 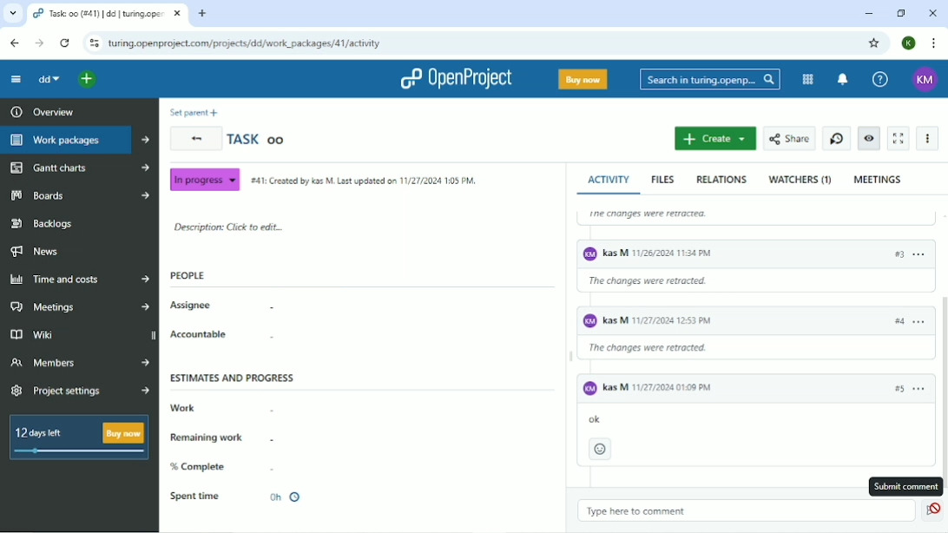 I want to click on The changes were retracted, so click(x=662, y=286).